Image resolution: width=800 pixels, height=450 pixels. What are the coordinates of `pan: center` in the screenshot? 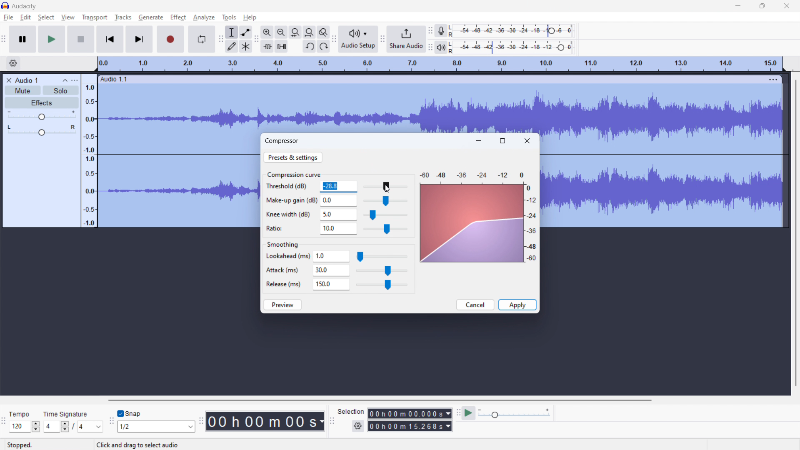 It's located at (41, 130).